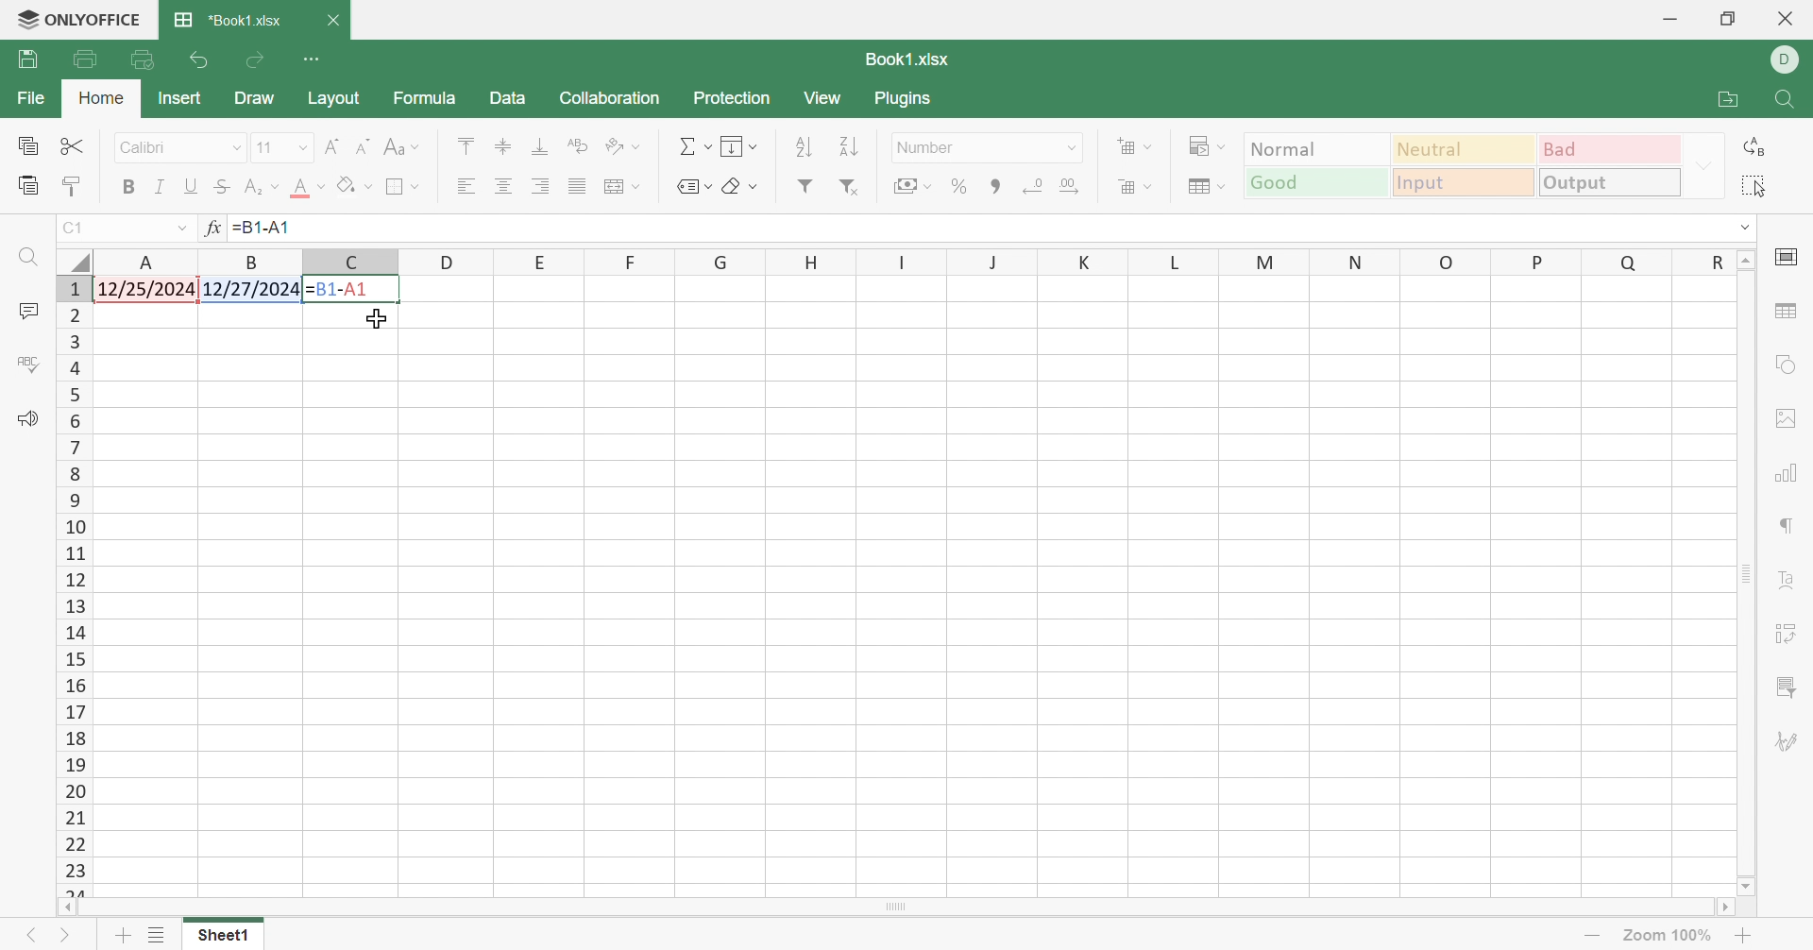  Describe the element at coordinates (99, 100) in the screenshot. I see `Home` at that location.